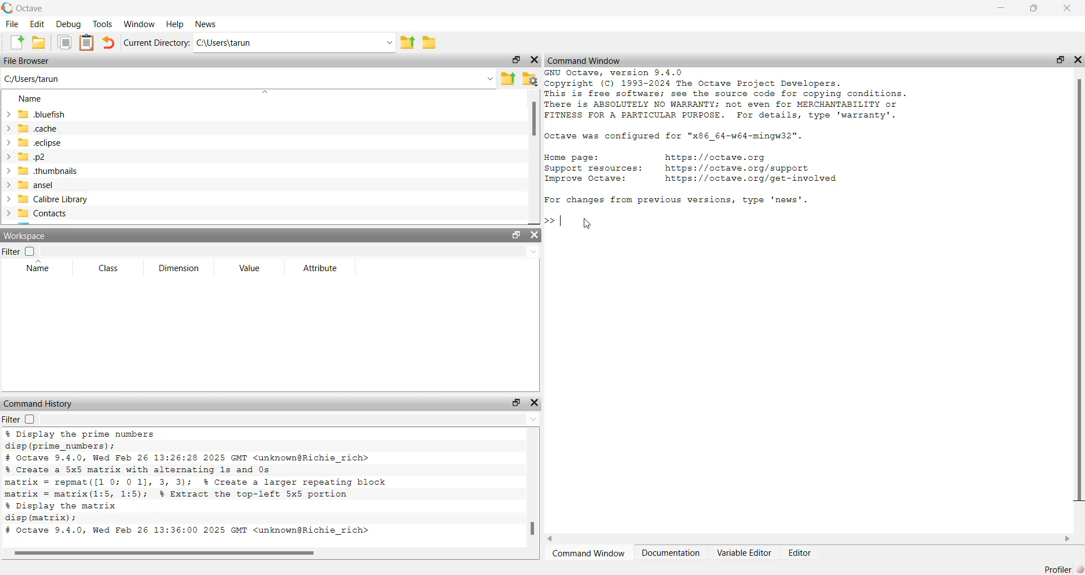 The image size is (1085, 575). Describe the element at coordinates (554, 538) in the screenshot. I see `move left` at that location.